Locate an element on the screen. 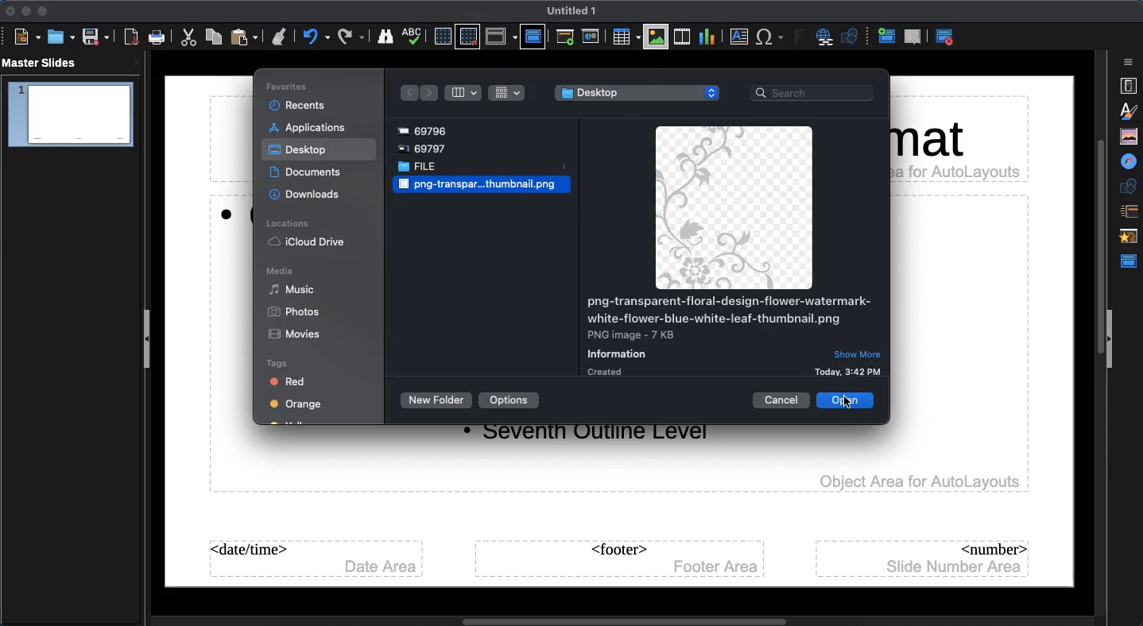 The width and height of the screenshot is (1143, 626). Display view is located at coordinates (501, 37).